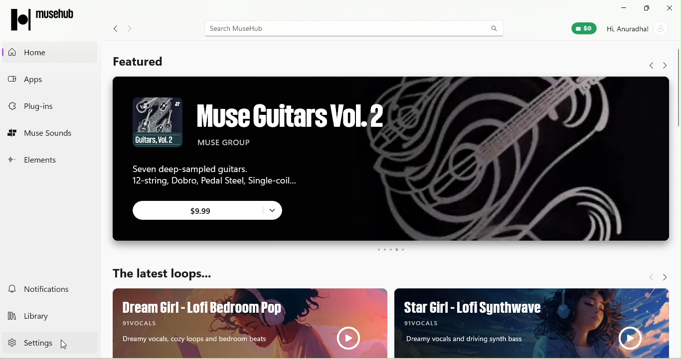  What do you see at coordinates (66, 344) in the screenshot?
I see `cursor` at bounding box center [66, 344].